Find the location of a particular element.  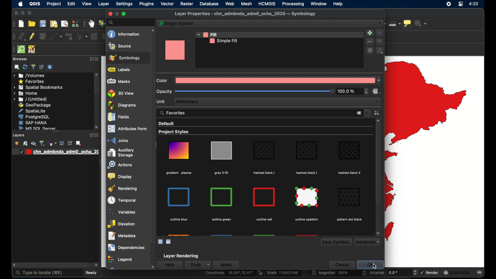

favorites dropdown is located at coordinates (367, 112).